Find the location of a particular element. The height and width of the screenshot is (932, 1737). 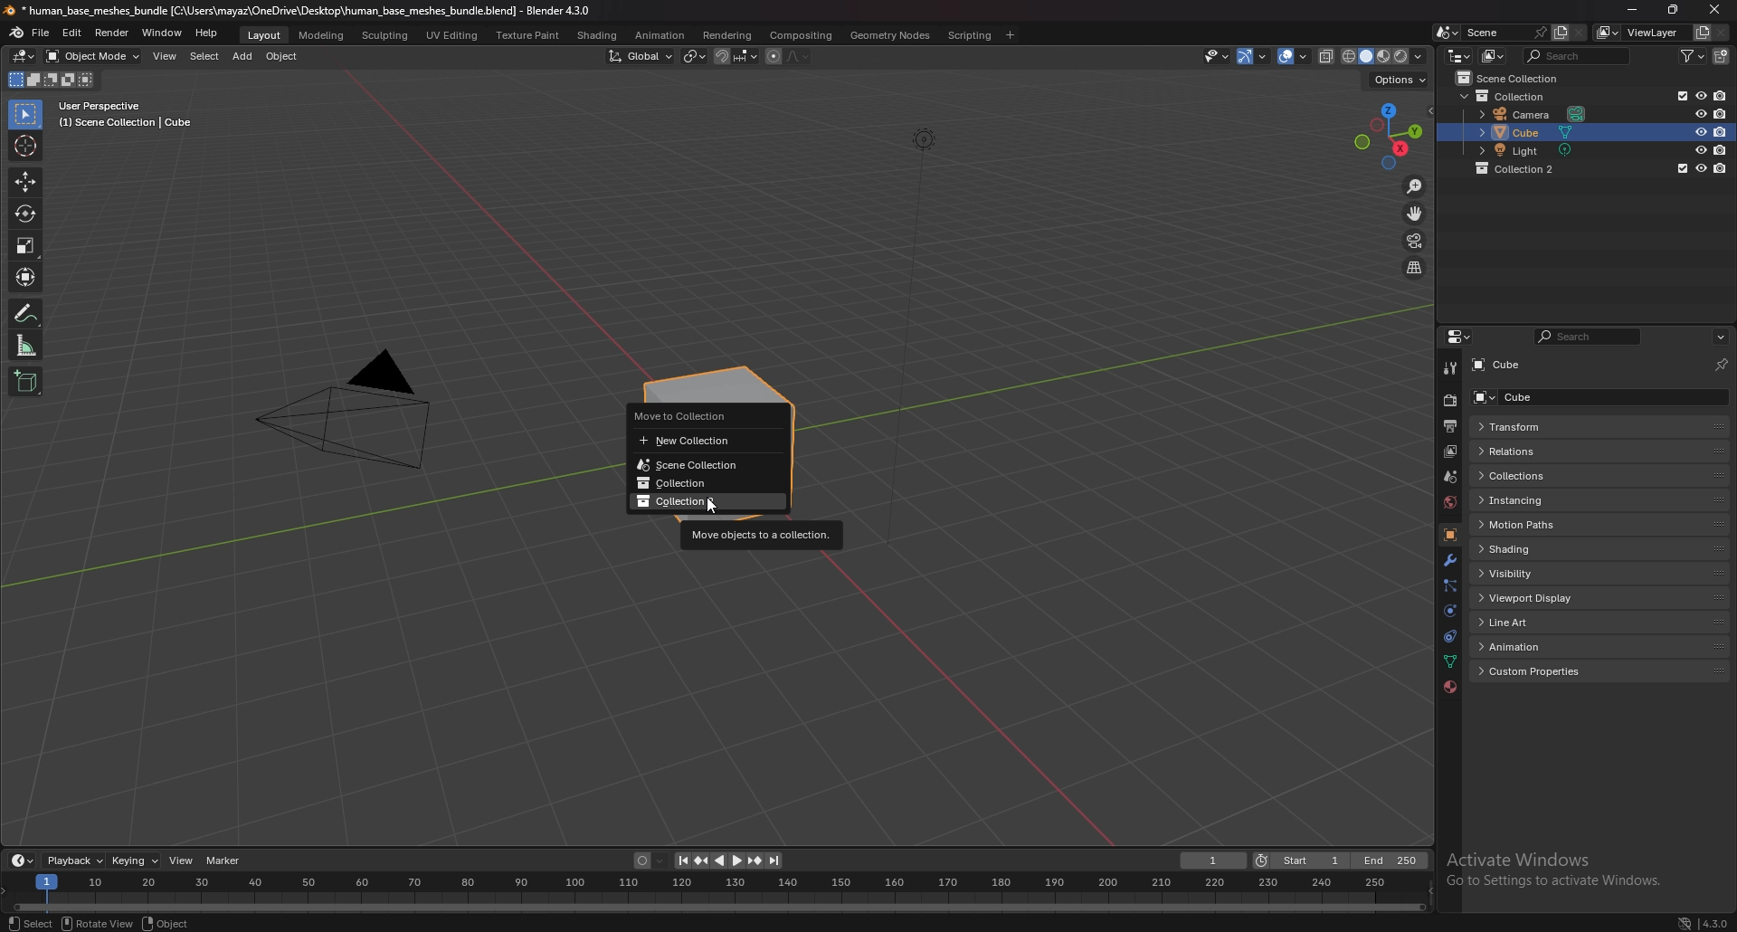

current frame is located at coordinates (1212, 861).